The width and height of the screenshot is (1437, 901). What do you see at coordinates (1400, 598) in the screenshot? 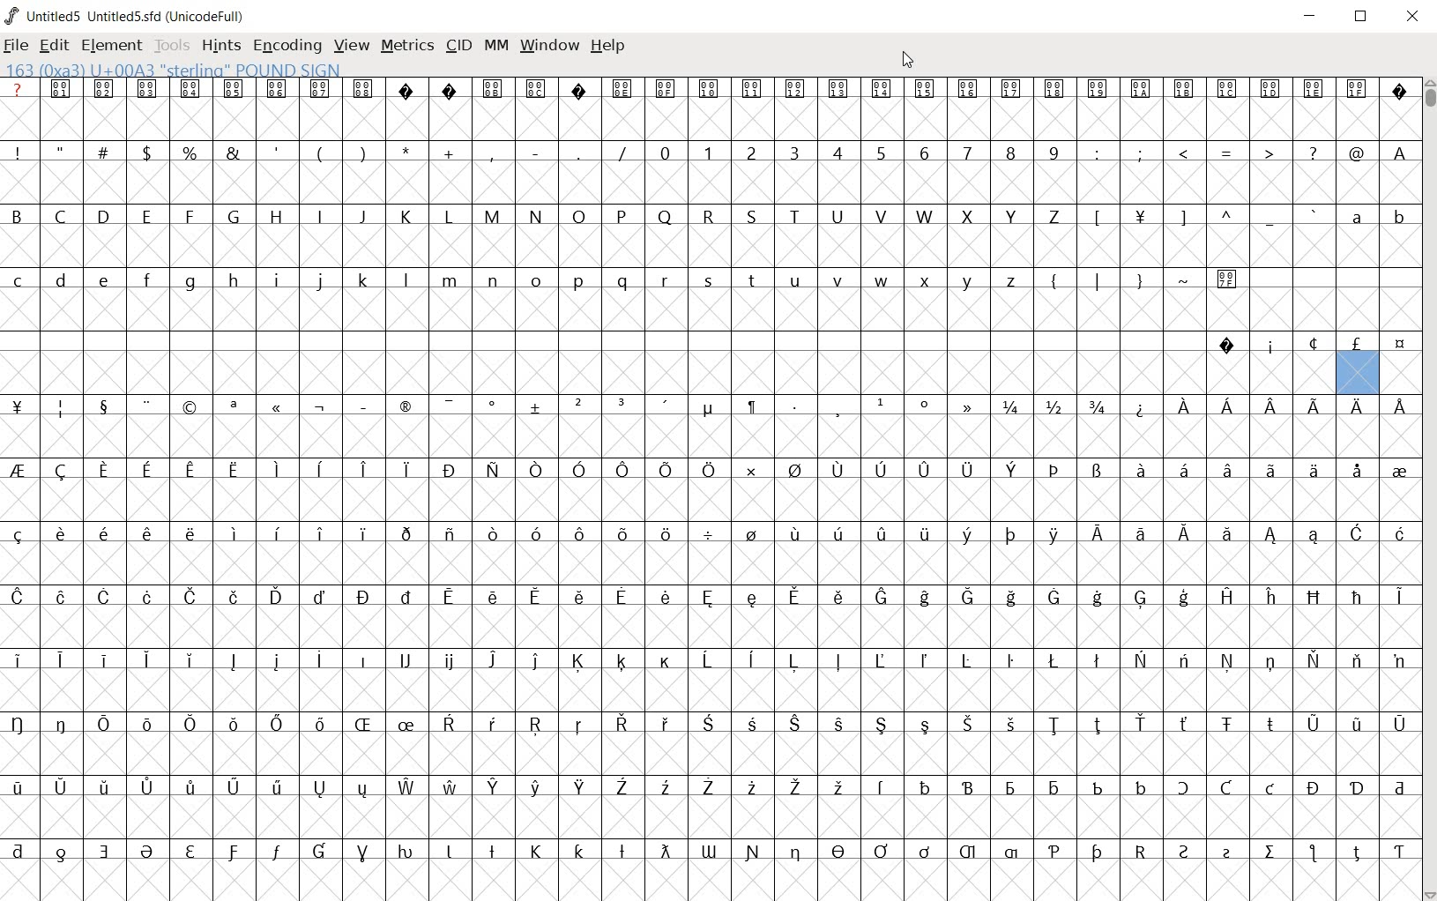
I see `Symbol` at bounding box center [1400, 598].